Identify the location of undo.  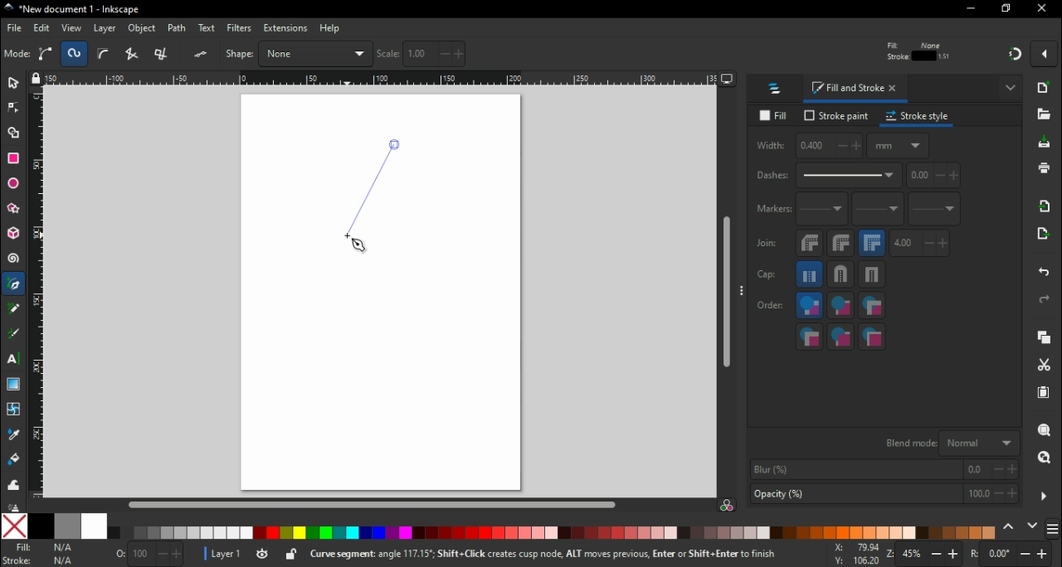
(1042, 275).